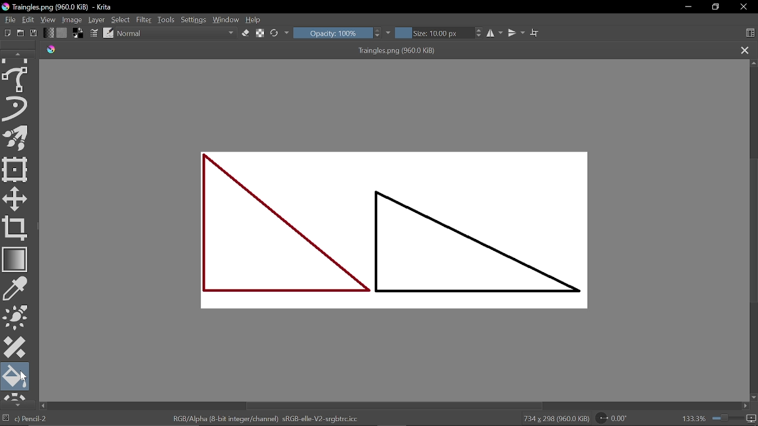 This screenshot has width=758, height=426. What do you see at coordinates (399, 231) in the screenshot?
I see `Current diagram` at bounding box center [399, 231].